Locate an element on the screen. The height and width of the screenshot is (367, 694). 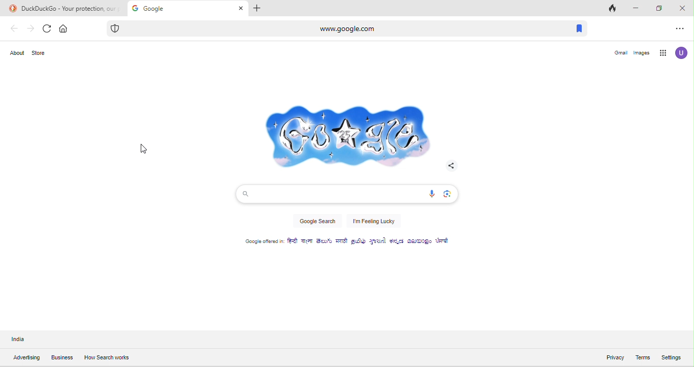
i'm feeling lucky is located at coordinates (374, 222).